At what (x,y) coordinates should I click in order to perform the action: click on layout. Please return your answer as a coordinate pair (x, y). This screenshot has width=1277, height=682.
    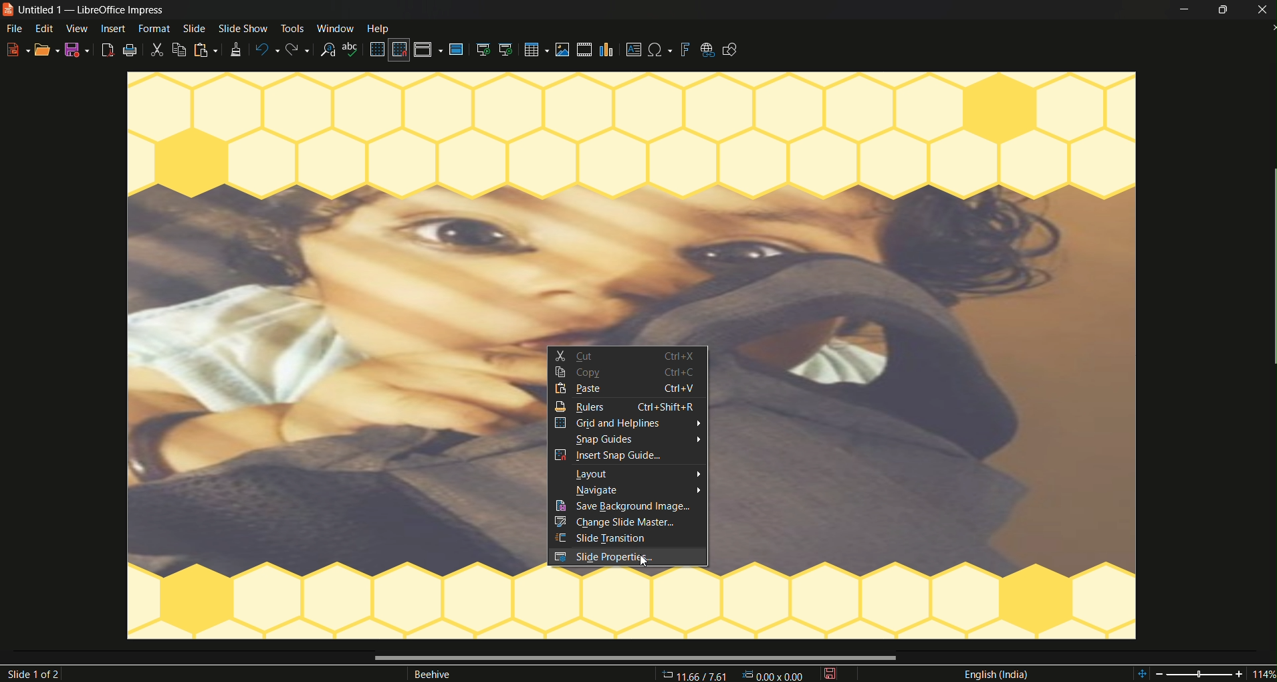
    Looking at the image, I should click on (609, 473).